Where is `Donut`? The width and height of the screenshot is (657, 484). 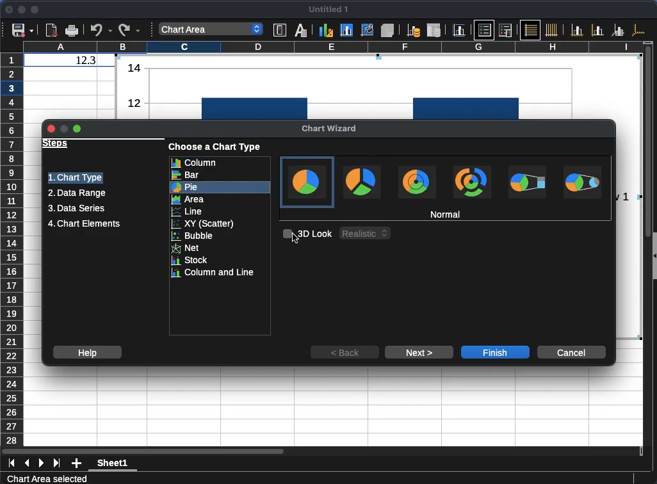 Donut is located at coordinates (417, 182).